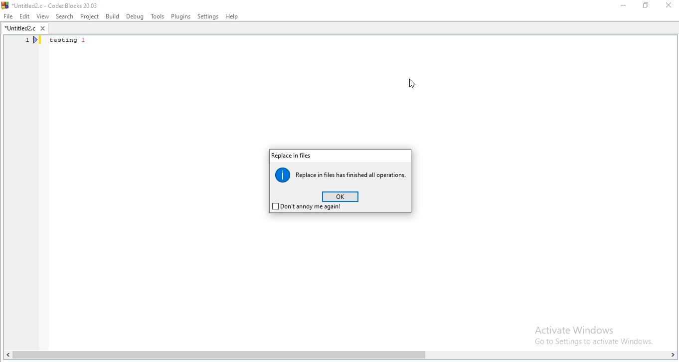 The width and height of the screenshot is (679, 362). I want to click on testing 2, so click(70, 41).